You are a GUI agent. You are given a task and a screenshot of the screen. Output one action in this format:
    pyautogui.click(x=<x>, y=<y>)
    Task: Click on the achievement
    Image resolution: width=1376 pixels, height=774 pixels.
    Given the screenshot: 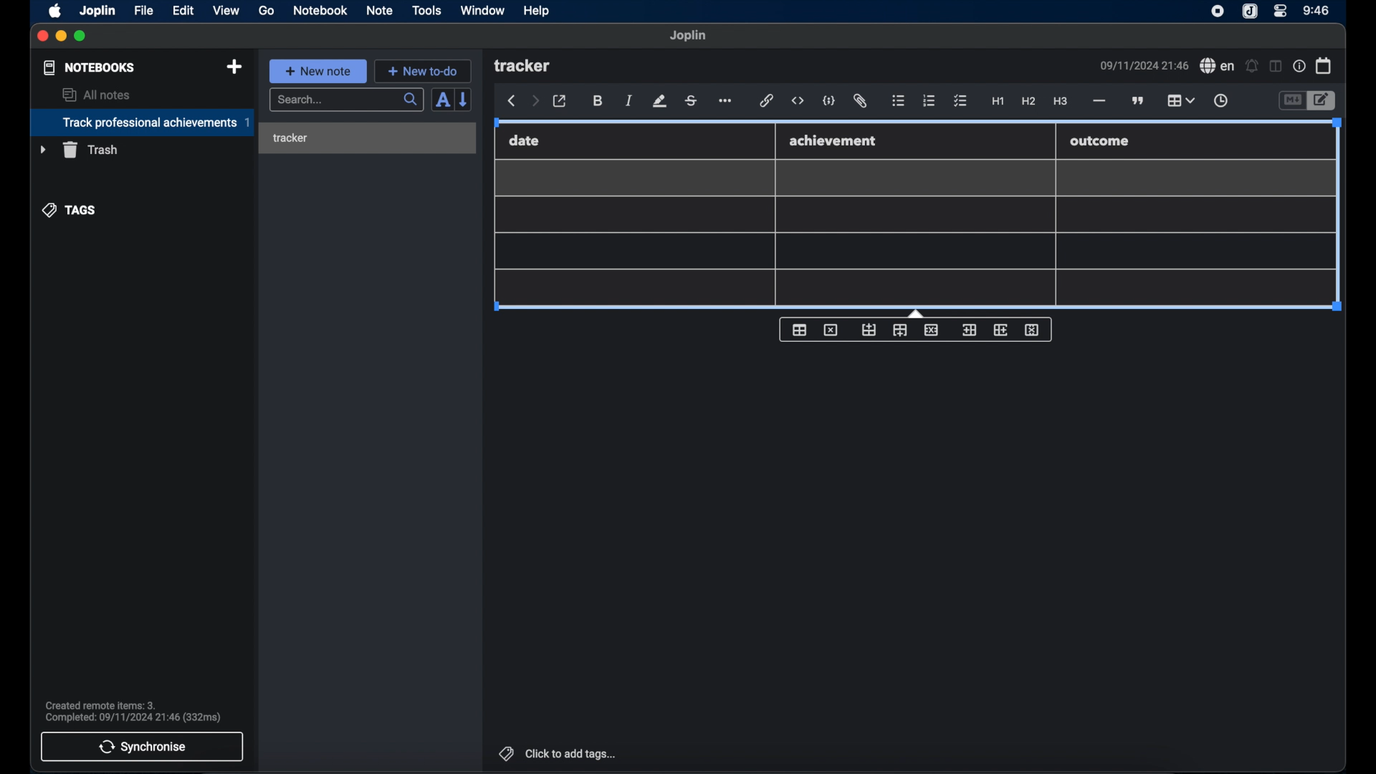 What is the action you would take?
    pyautogui.click(x=834, y=140)
    